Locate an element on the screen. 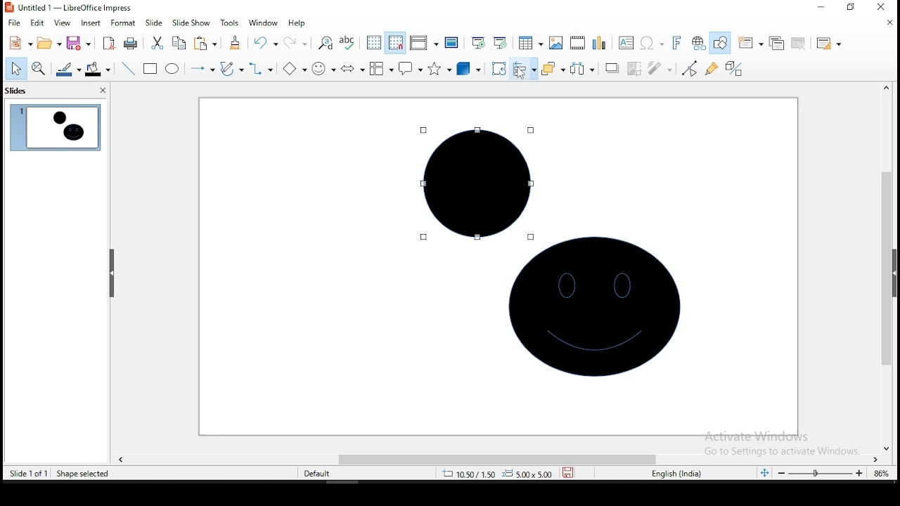  start from first slide is located at coordinates (478, 43).